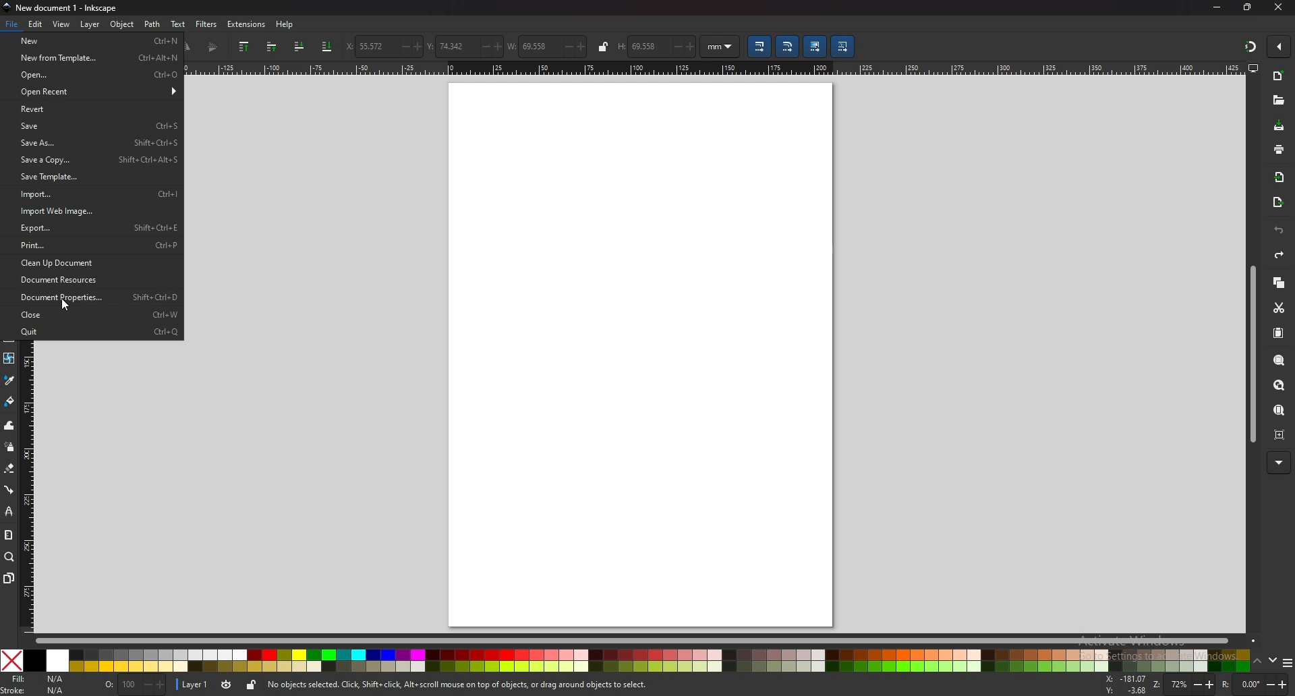 The height and width of the screenshot is (696, 1295). Describe the element at coordinates (1249, 47) in the screenshot. I see `snapping` at that location.